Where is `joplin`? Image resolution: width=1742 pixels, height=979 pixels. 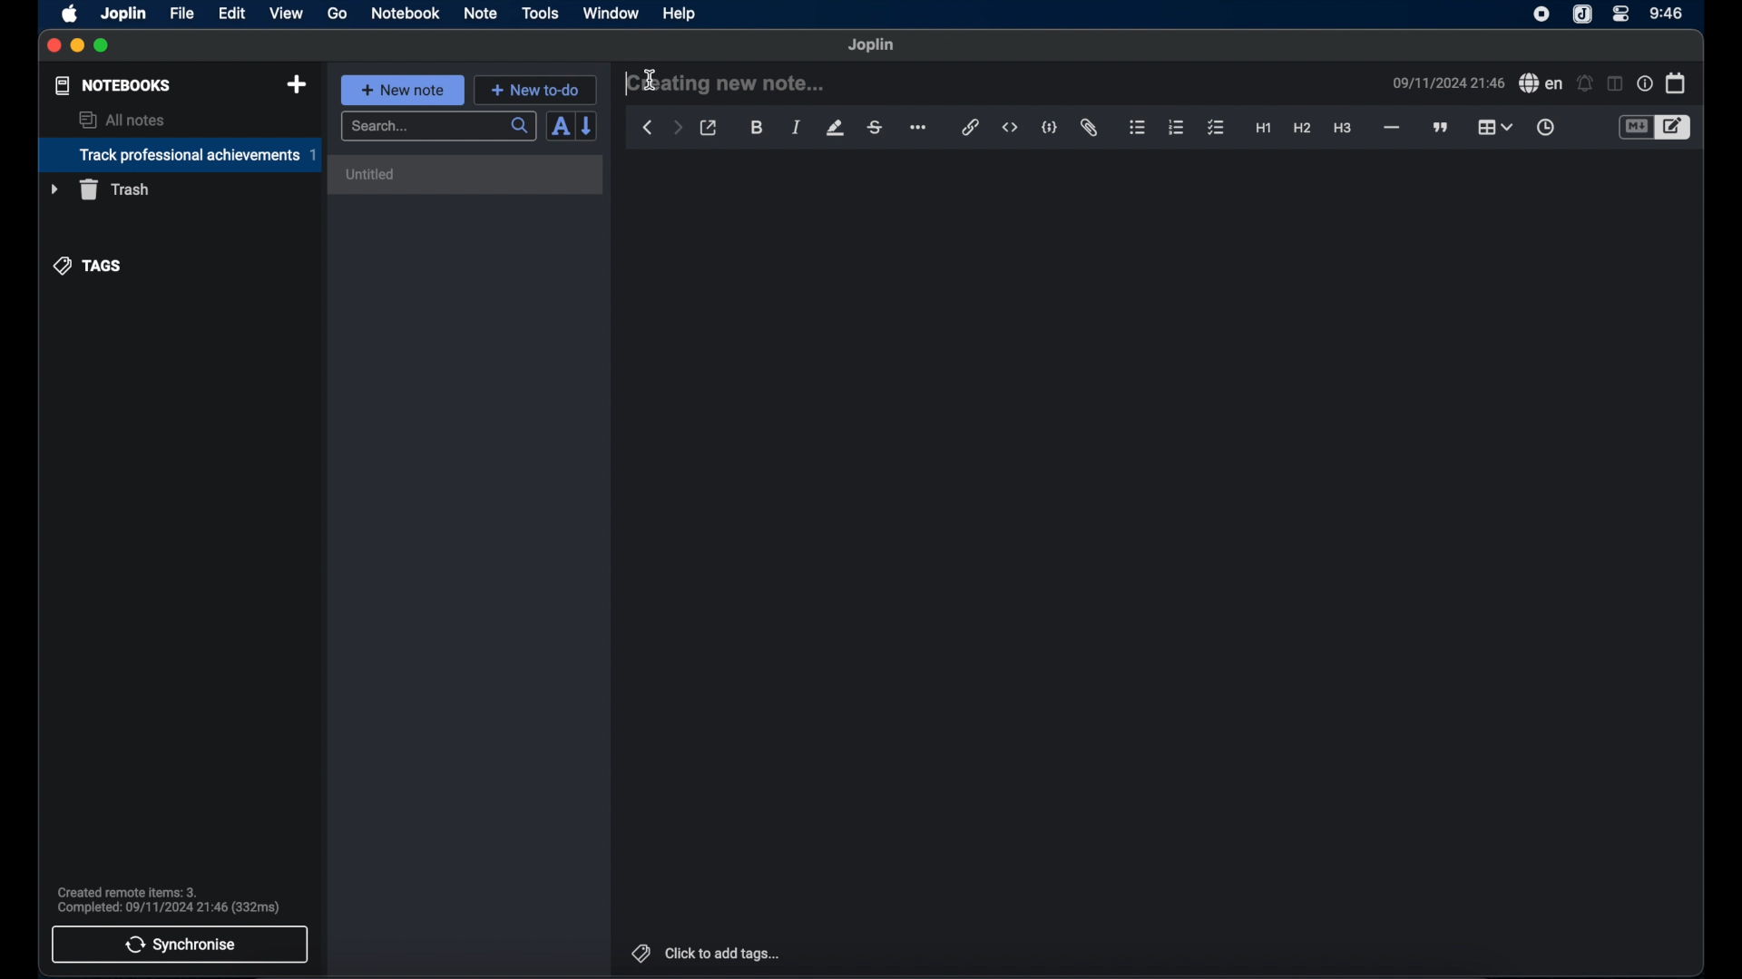
joplin is located at coordinates (1582, 15).